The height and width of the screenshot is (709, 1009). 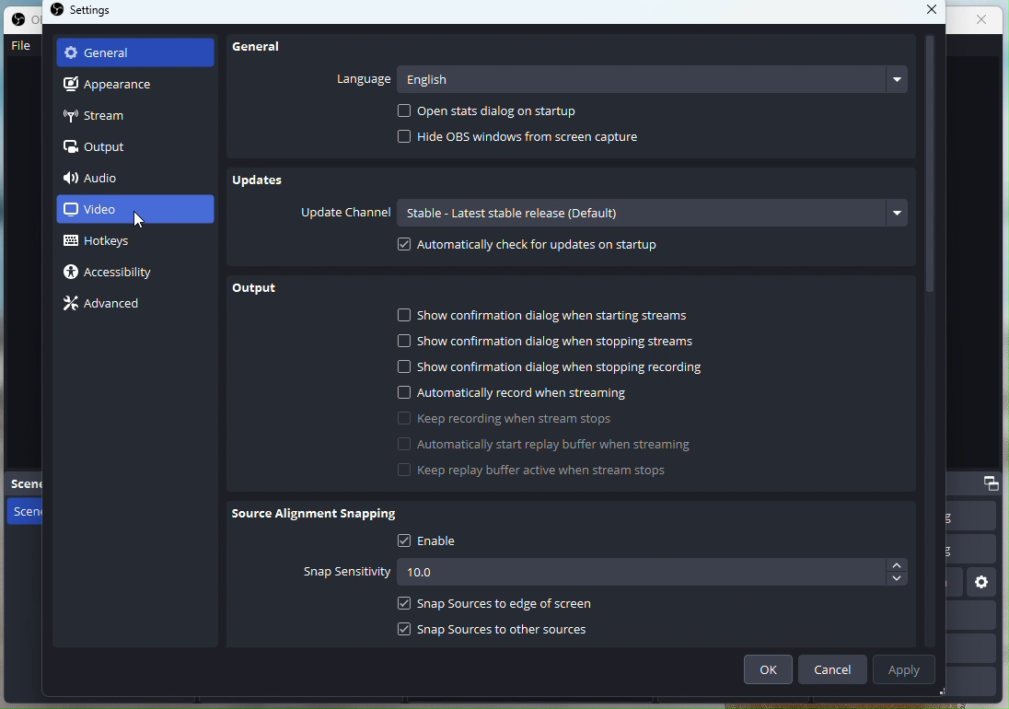 What do you see at coordinates (511, 419) in the screenshot?
I see `Keep recording when stream stops` at bounding box center [511, 419].